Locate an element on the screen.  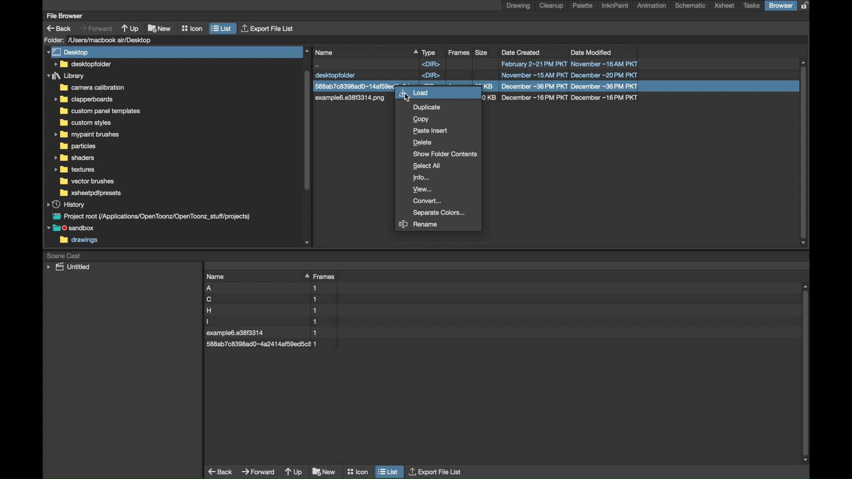
up is located at coordinates (294, 473).